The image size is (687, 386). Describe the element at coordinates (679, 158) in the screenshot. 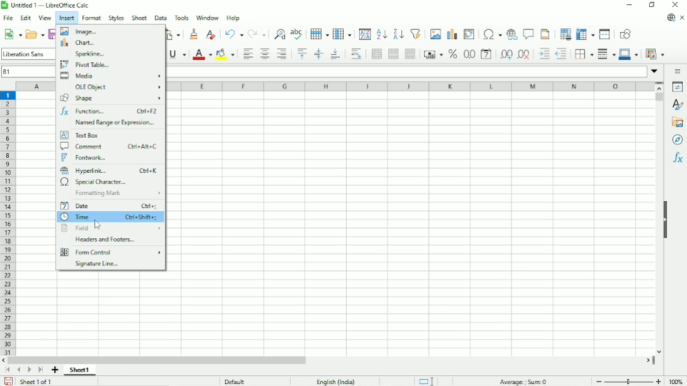

I see `Functions` at that location.